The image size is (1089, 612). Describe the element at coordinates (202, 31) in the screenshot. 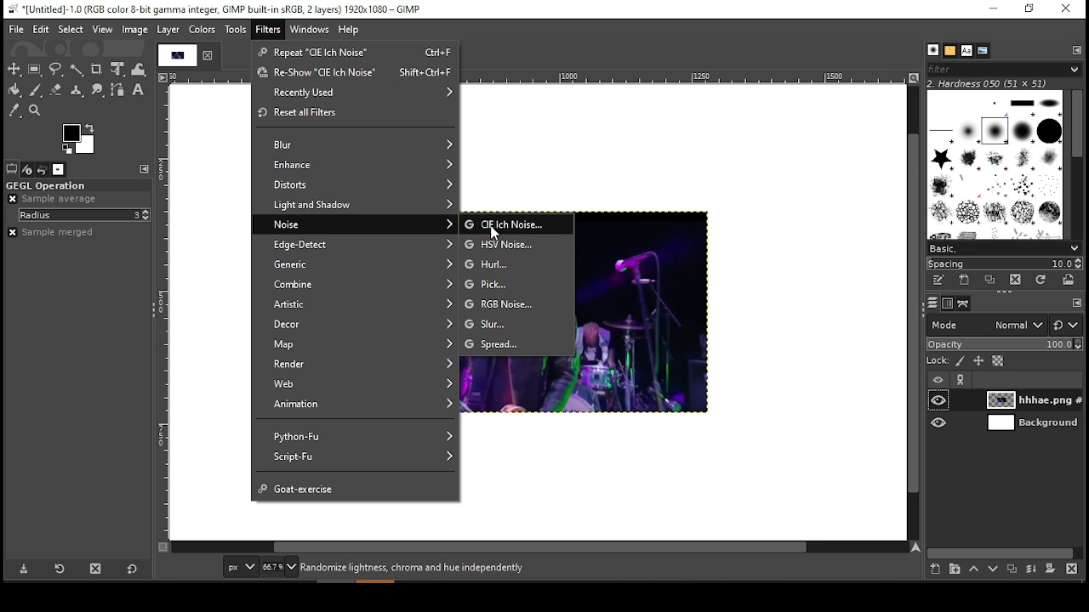

I see `colors` at that location.